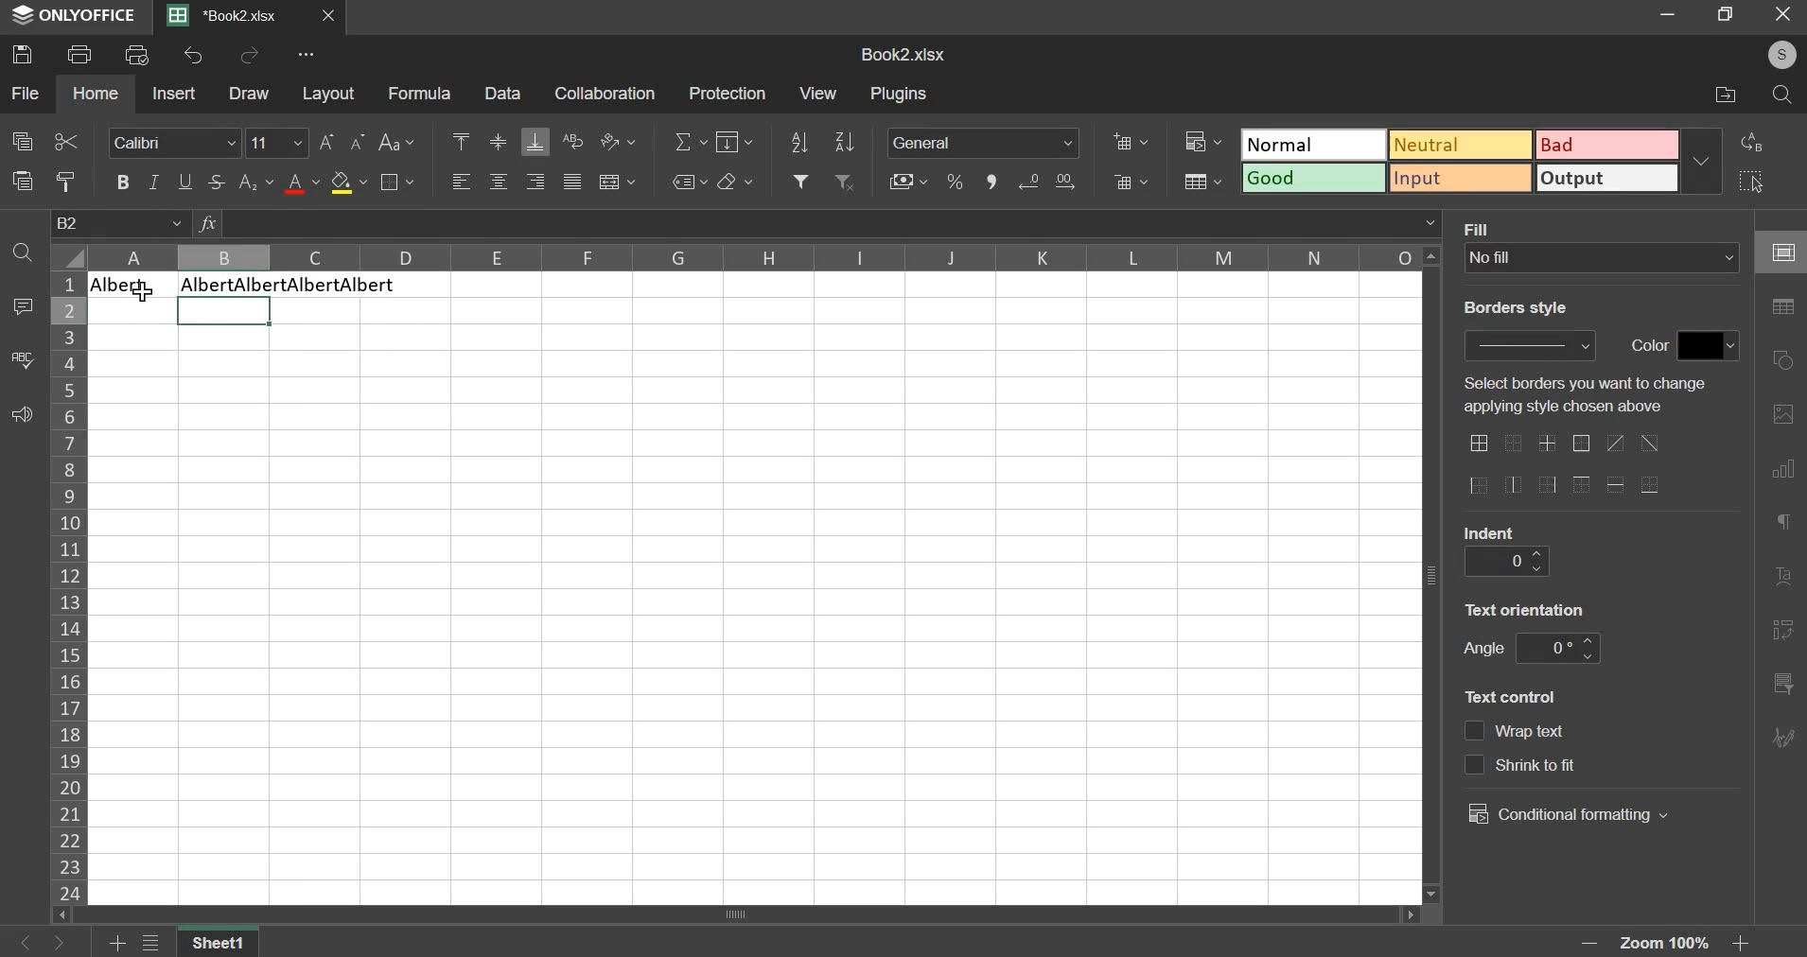  What do you see at coordinates (616, 140) in the screenshot?
I see `orientation` at bounding box center [616, 140].